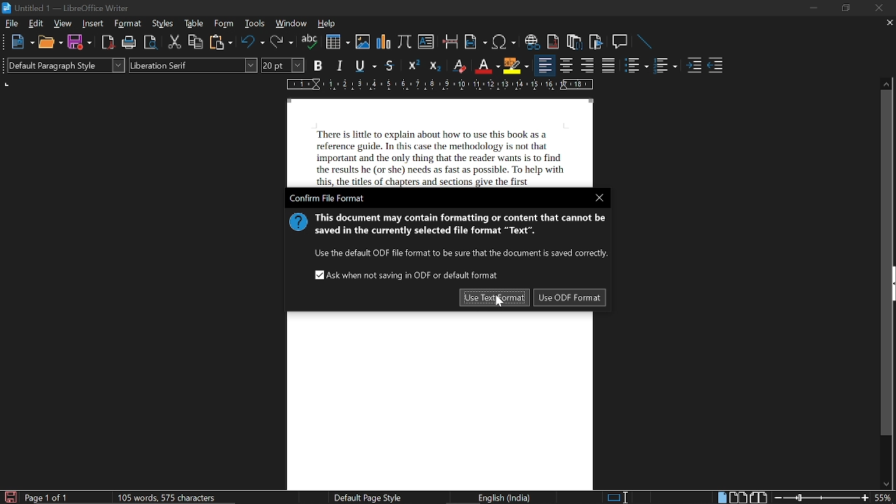 The width and height of the screenshot is (896, 504). Describe the element at coordinates (253, 43) in the screenshot. I see `undo` at that location.